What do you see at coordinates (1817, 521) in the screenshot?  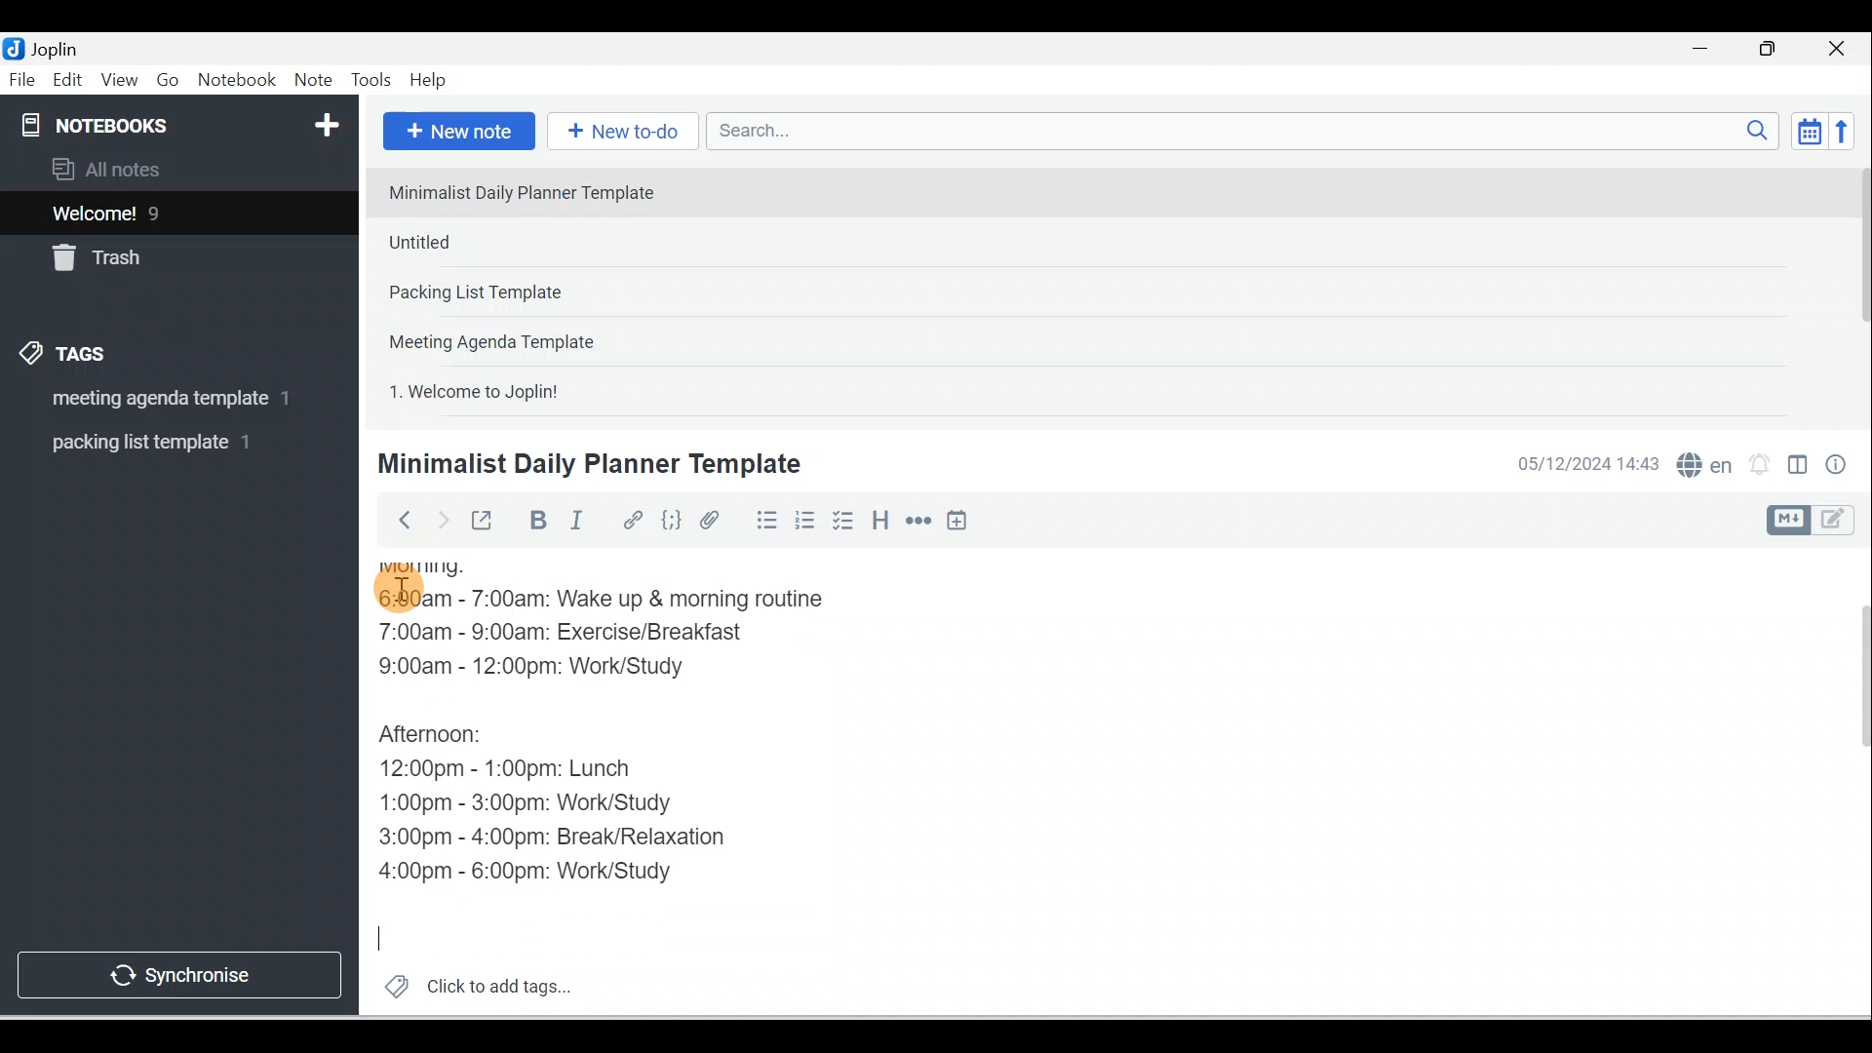 I see `Toggle editor layout` at bounding box center [1817, 521].